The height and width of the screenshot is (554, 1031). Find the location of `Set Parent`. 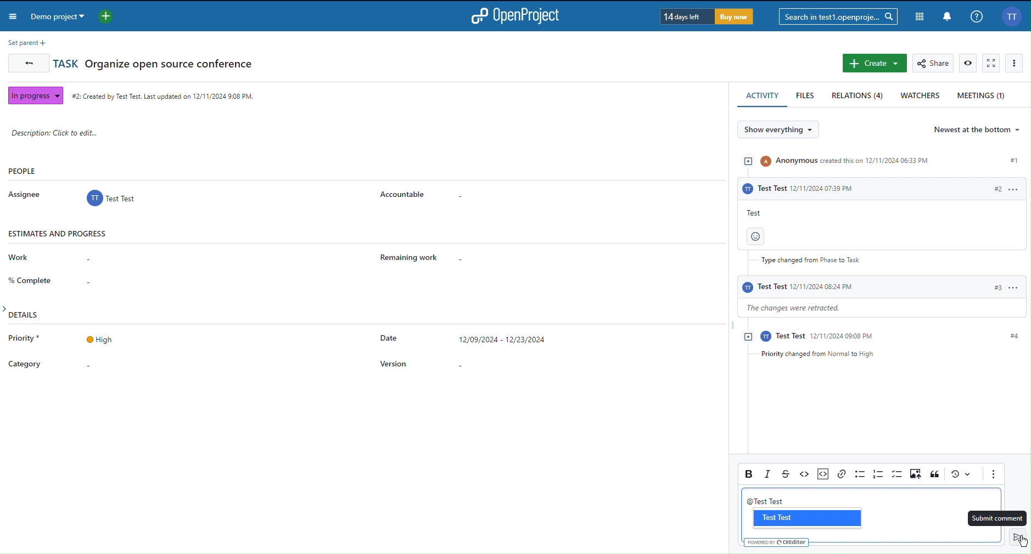

Set Parent is located at coordinates (25, 42).